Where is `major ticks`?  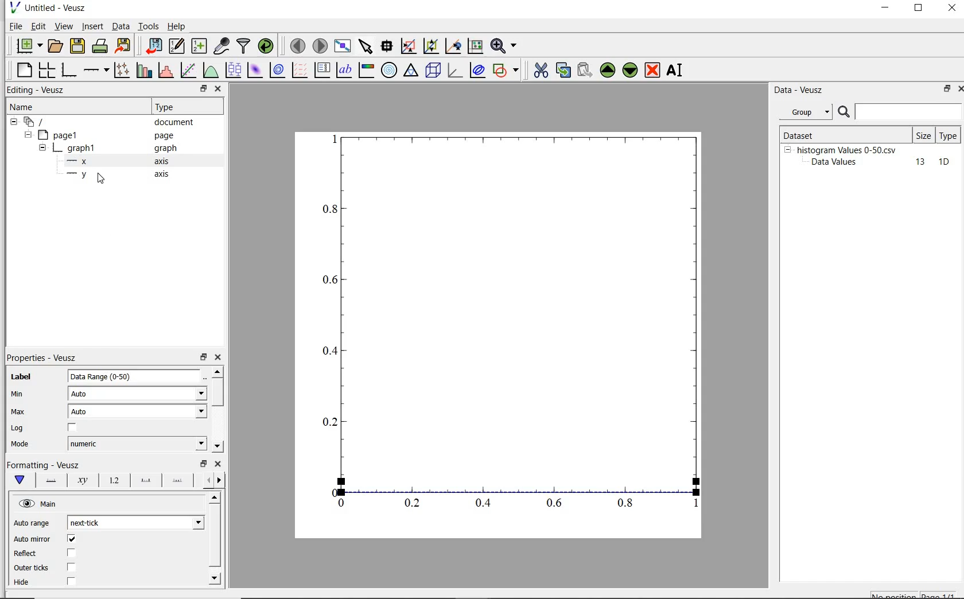
major ticks is located at coordinates (145, 481).